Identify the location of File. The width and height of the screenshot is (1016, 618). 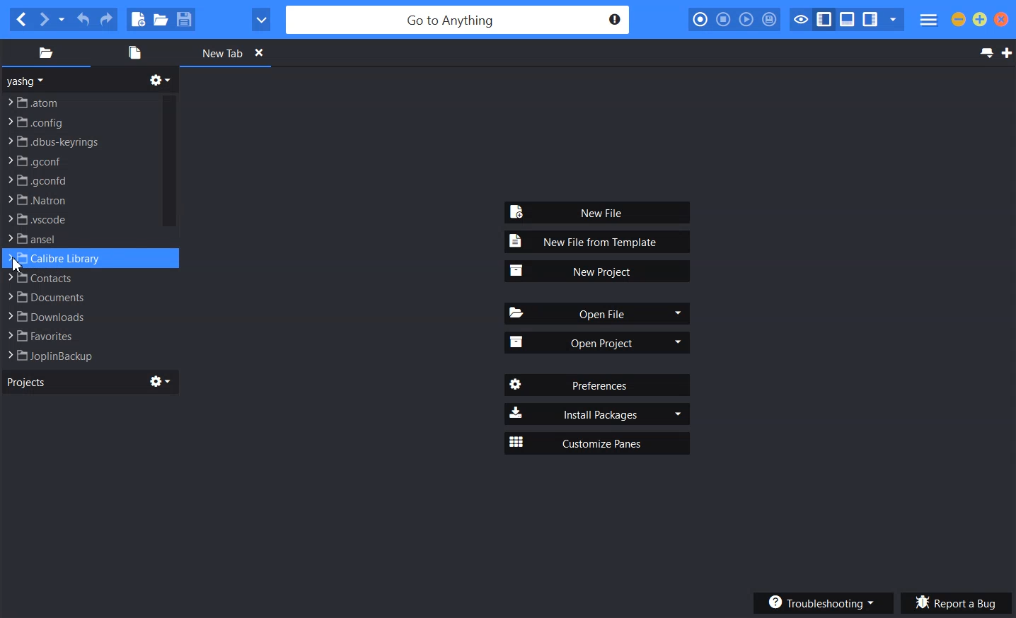
(76, 336).